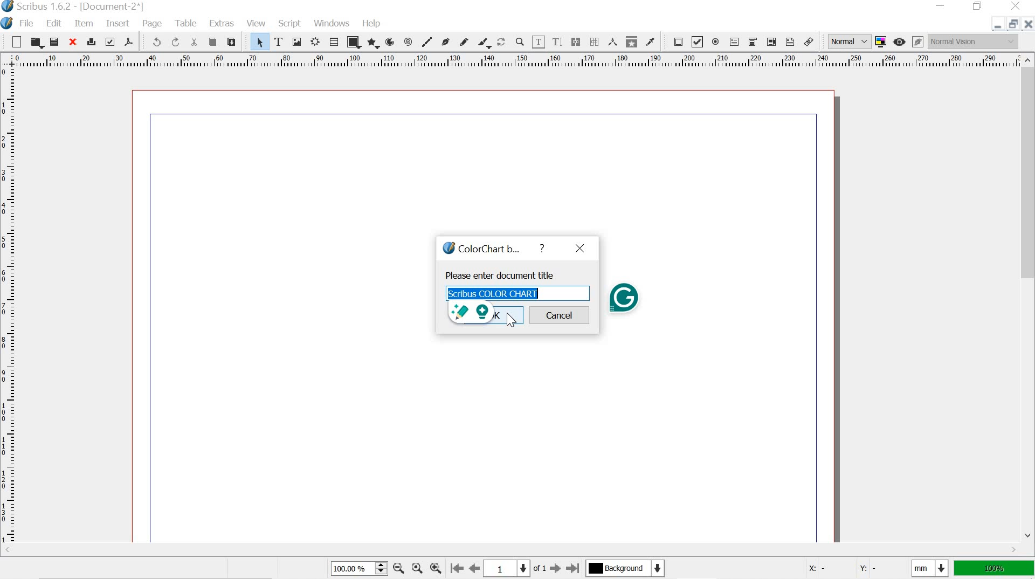  I want to click on open, so click(37, 43).